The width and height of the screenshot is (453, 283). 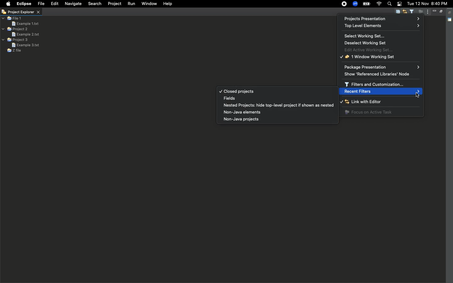 I want to click on Collapse all, so click(x=398, y=12).